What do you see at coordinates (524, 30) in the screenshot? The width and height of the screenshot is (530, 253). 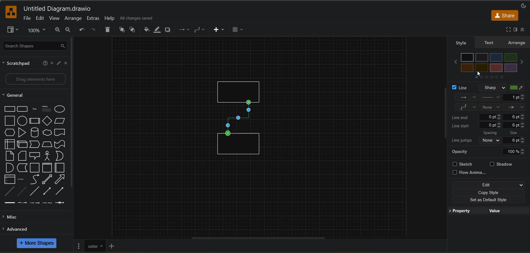 I see `collapse/expand` at bounding box center [524, 30].